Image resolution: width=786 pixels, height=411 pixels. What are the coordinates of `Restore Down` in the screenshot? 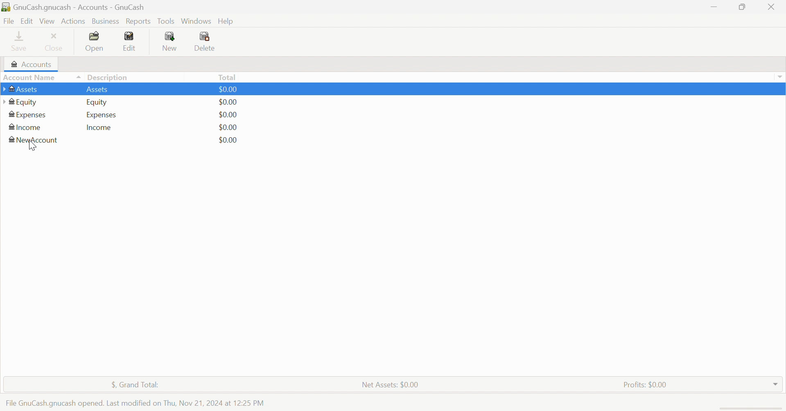 It's located at (741, 7).